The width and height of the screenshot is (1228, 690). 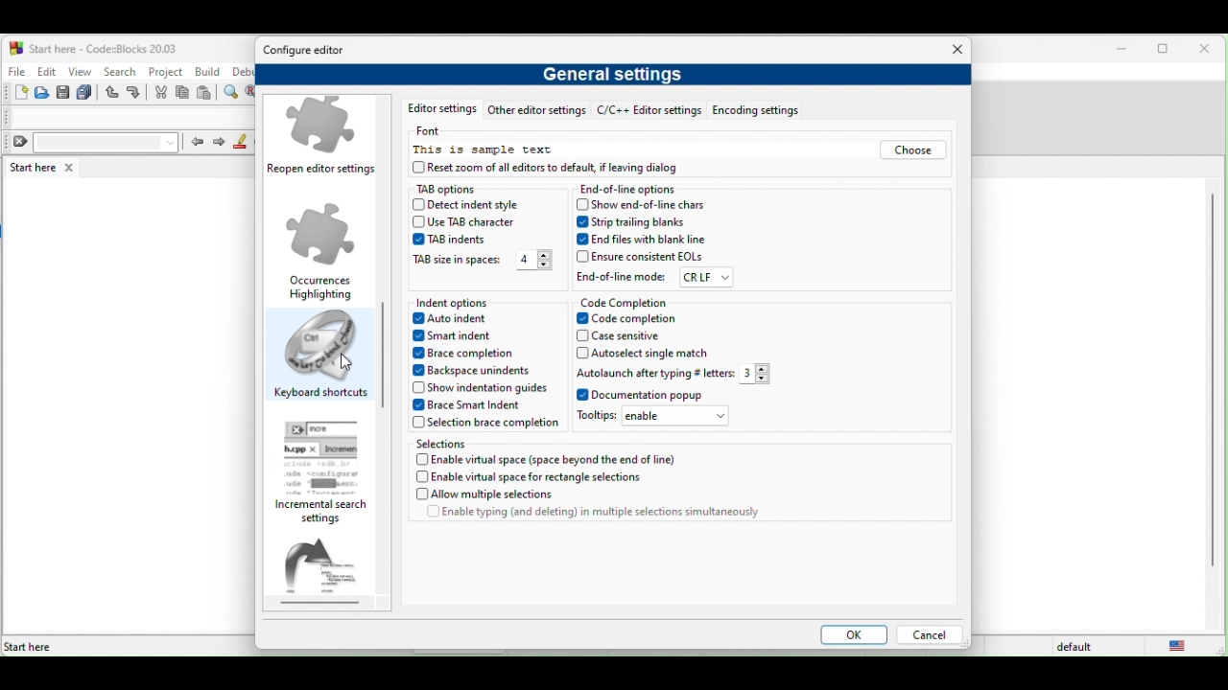 I want to click on ensure consistent eols, so click(x=640, y=257).